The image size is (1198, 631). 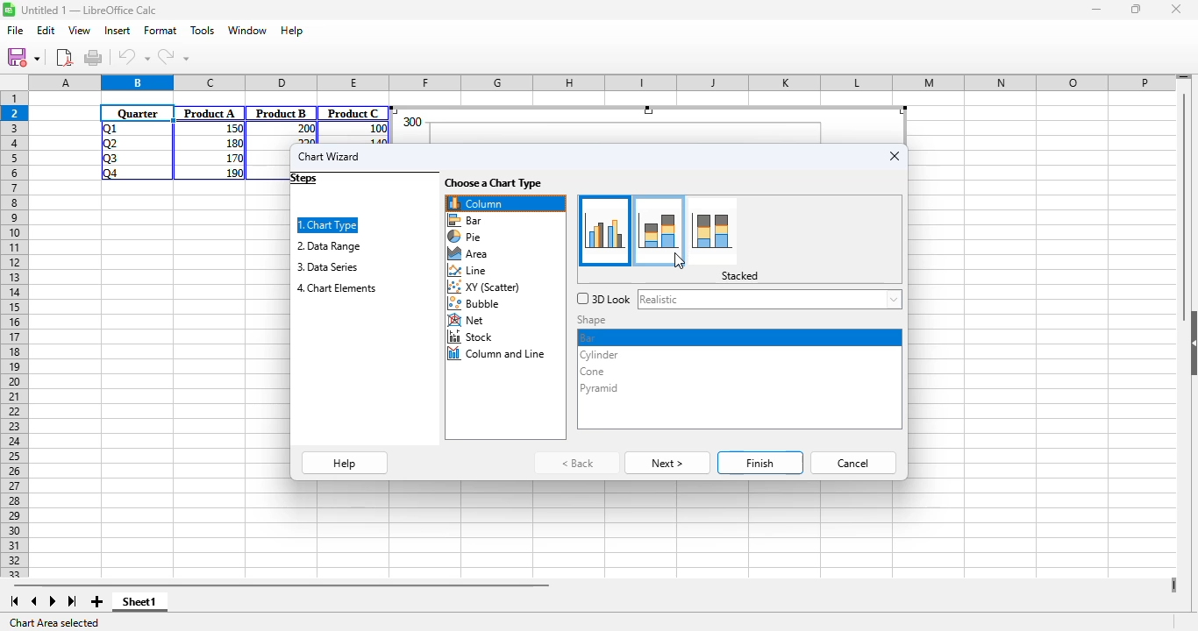 I want to click on 150, so click(x=232, y=129).